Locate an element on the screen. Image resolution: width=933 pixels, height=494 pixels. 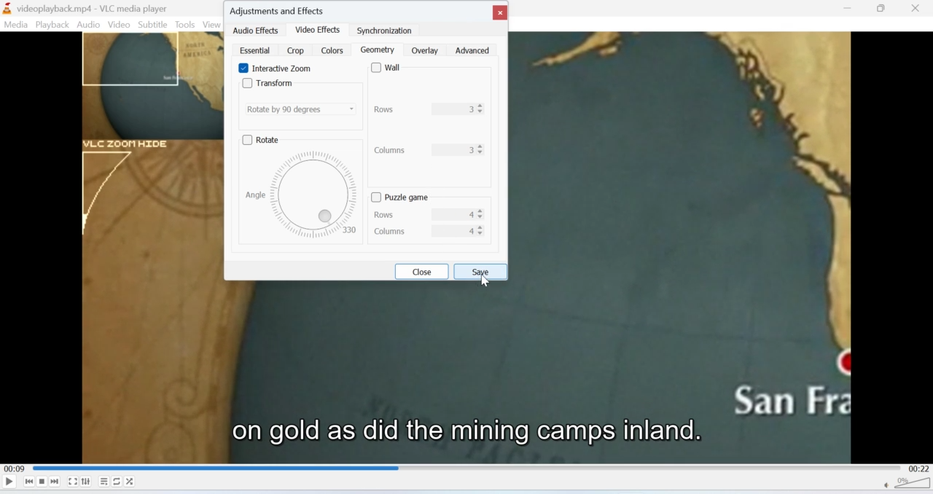
Playback is located at coordinates (51, 25).